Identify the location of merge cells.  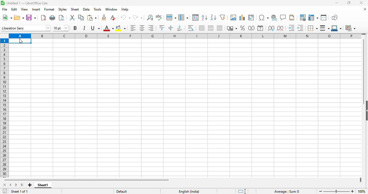
(211, 28).